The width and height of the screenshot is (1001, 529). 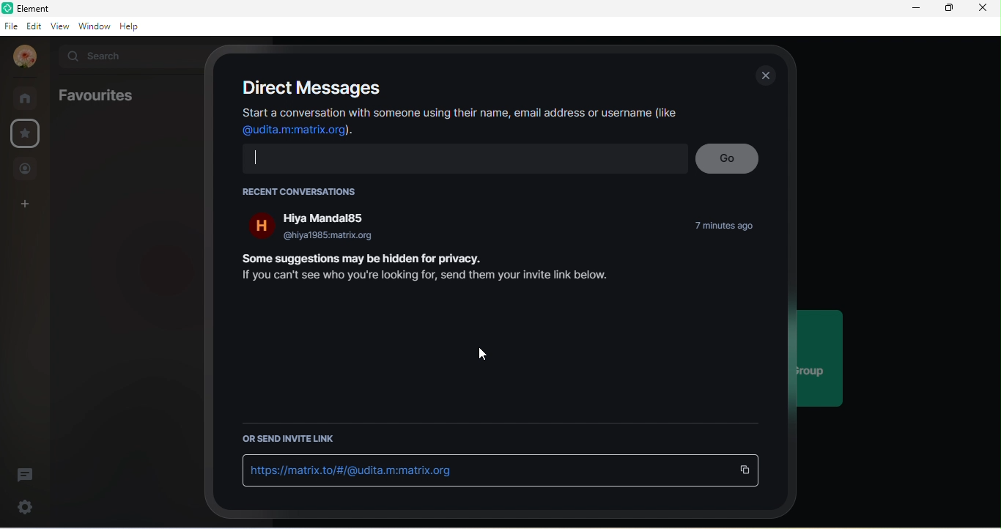 I want to click on or send invite link, so click(x=292, y=440).